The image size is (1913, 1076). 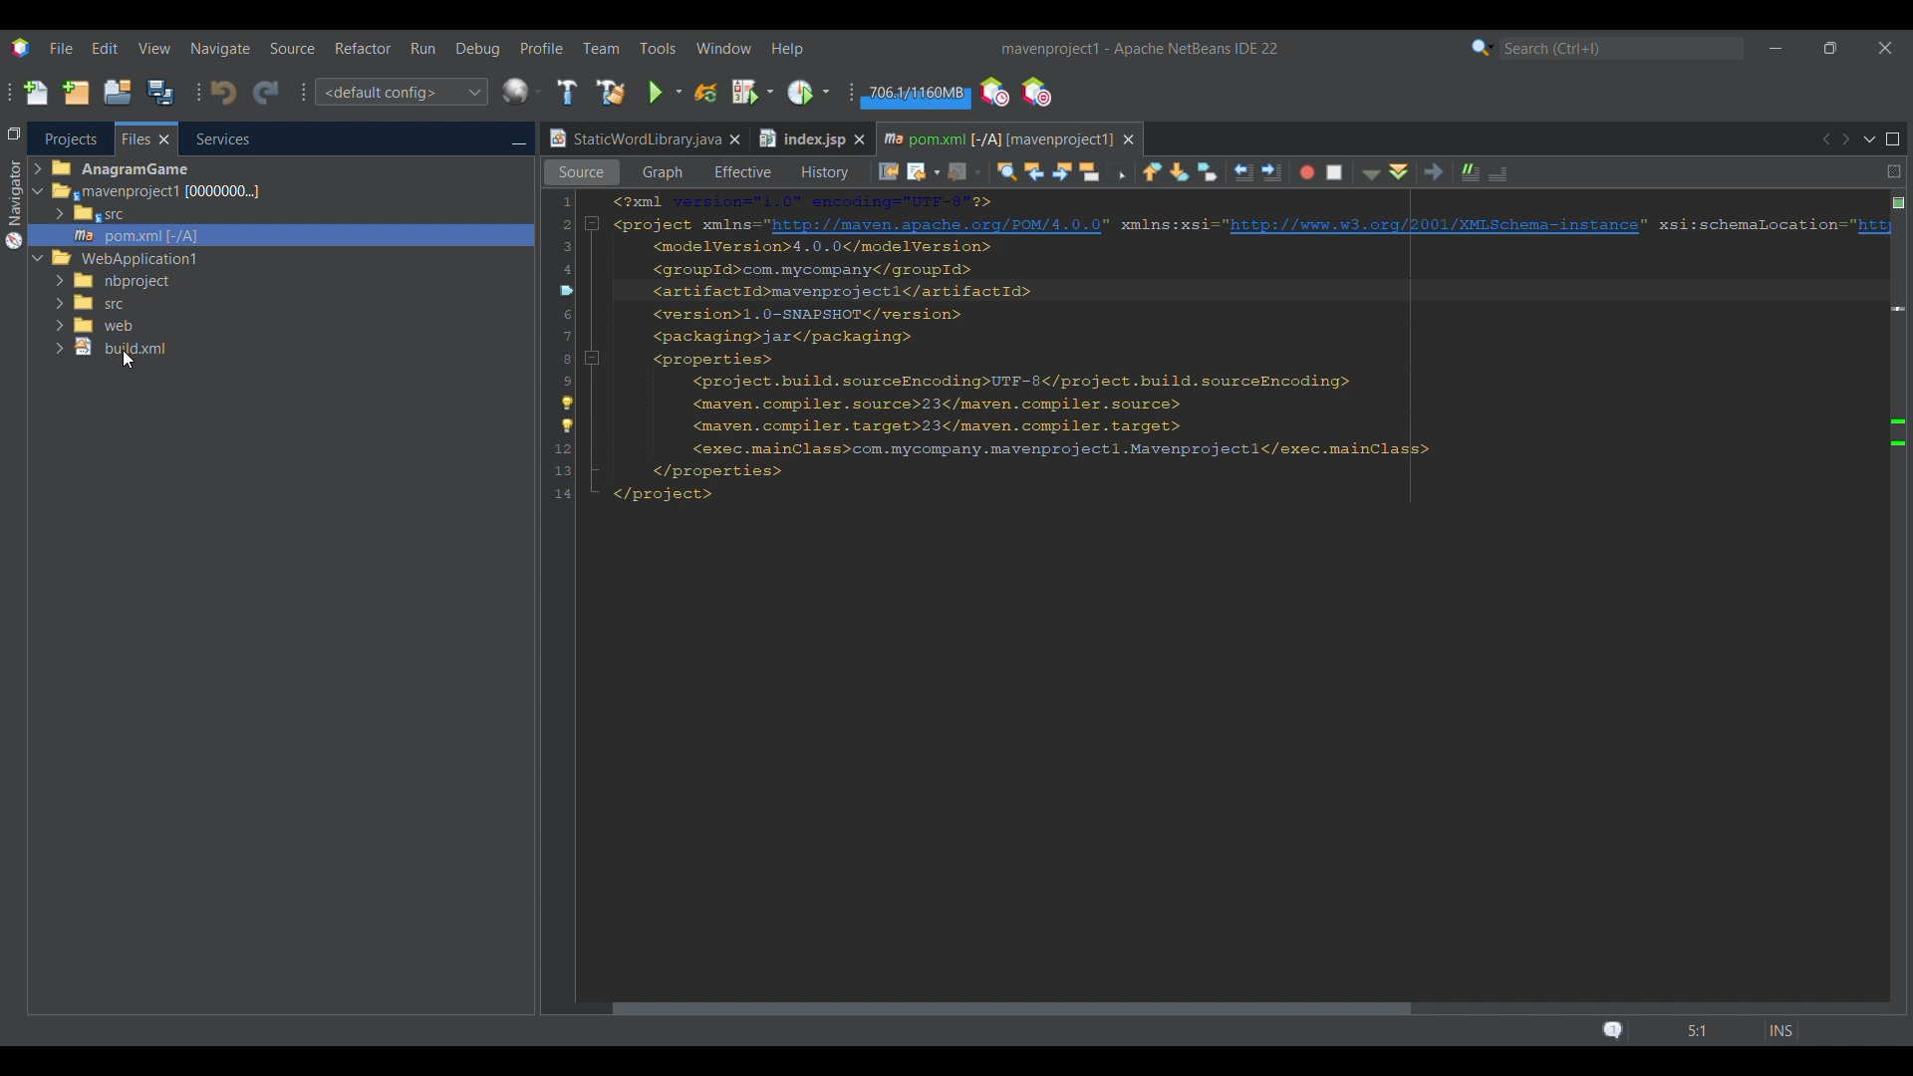 What do you see at coordinates (567, 92) in the screenshot?
I see `Build main project` at bounding box center [567, 92].